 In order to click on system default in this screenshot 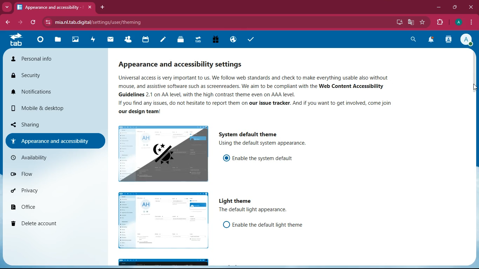, I will do `click(254, 133)`.